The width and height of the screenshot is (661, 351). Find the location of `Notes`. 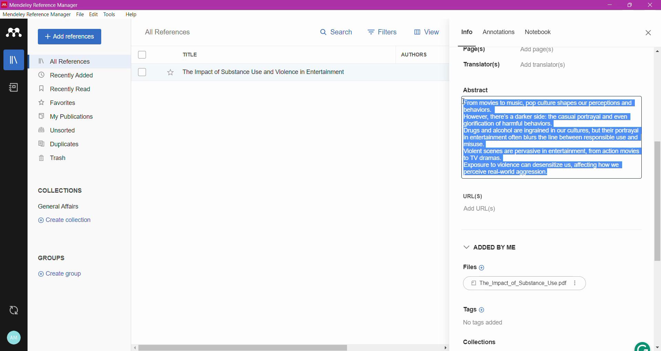

Notes is located at coordinates (15, 88).